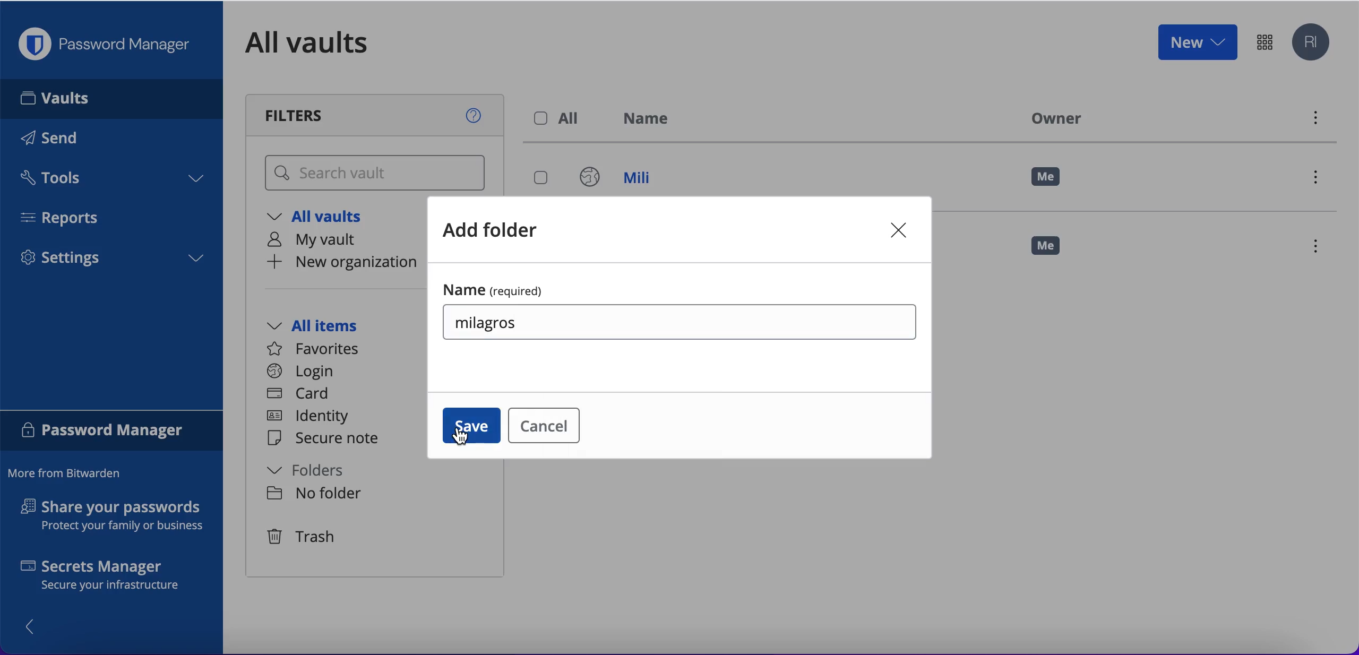 This screenshot has width=1359, height=655. I want to click on my vault, so click(322, 240).